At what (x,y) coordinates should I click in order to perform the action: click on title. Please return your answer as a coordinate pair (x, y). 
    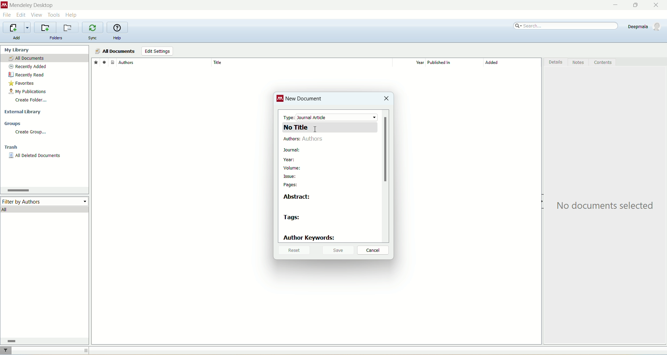
    Looking at the image, I should click on (330, 127).